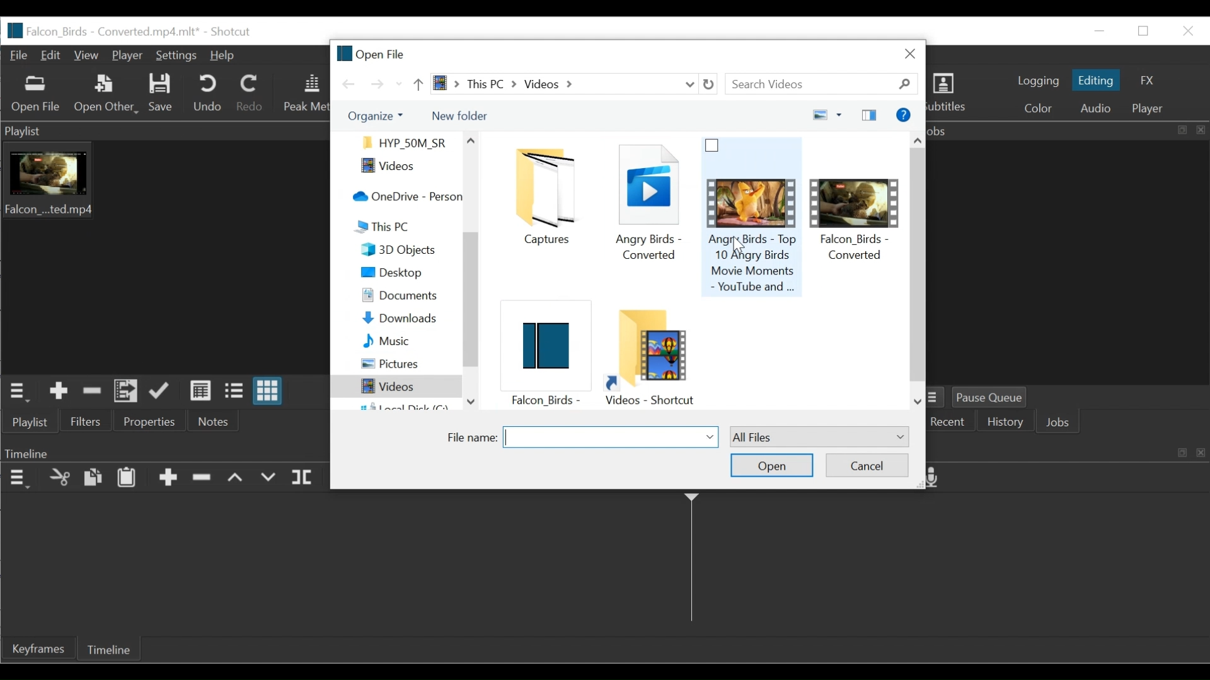  Describe the element at coordinates (996, 397) in the screenshot. I see `Pause Queue` at that location.